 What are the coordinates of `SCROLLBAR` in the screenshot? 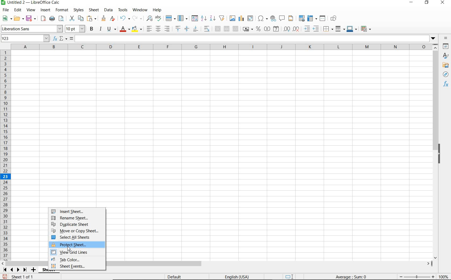 It's located at (435, 152).